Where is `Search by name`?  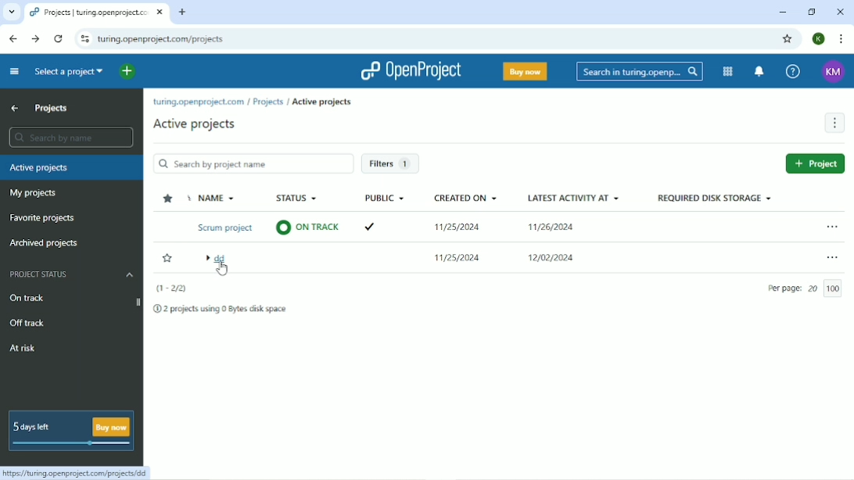
Search by name is located at coordinates (70, 137).